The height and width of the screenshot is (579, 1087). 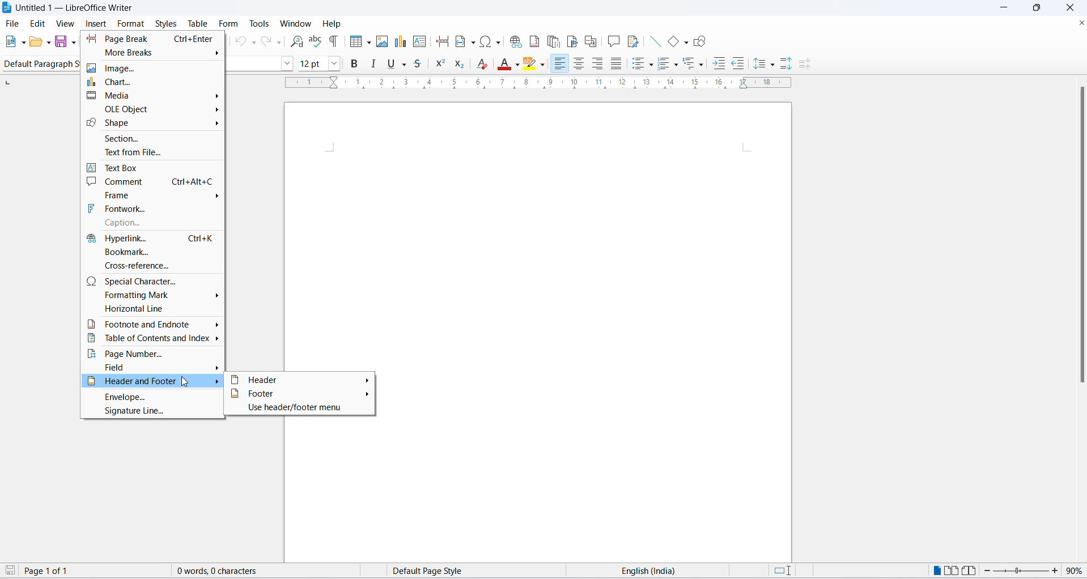 What do you see at coordinates (545, 64) in the screenshot?
I see `character highlighting options` at bounding box center [545, 64].